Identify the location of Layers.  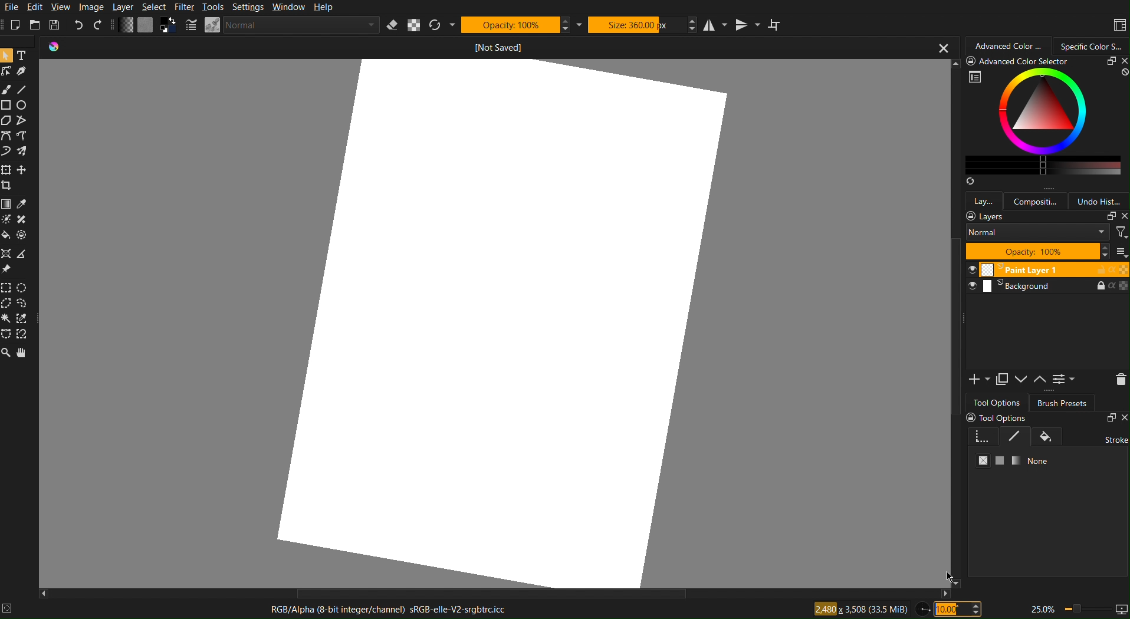
(983, 200).